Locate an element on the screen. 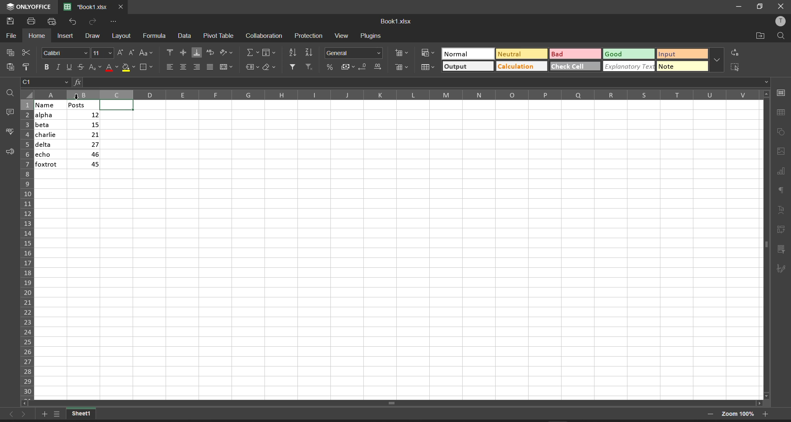  align center is located at coordinates (183, 67).